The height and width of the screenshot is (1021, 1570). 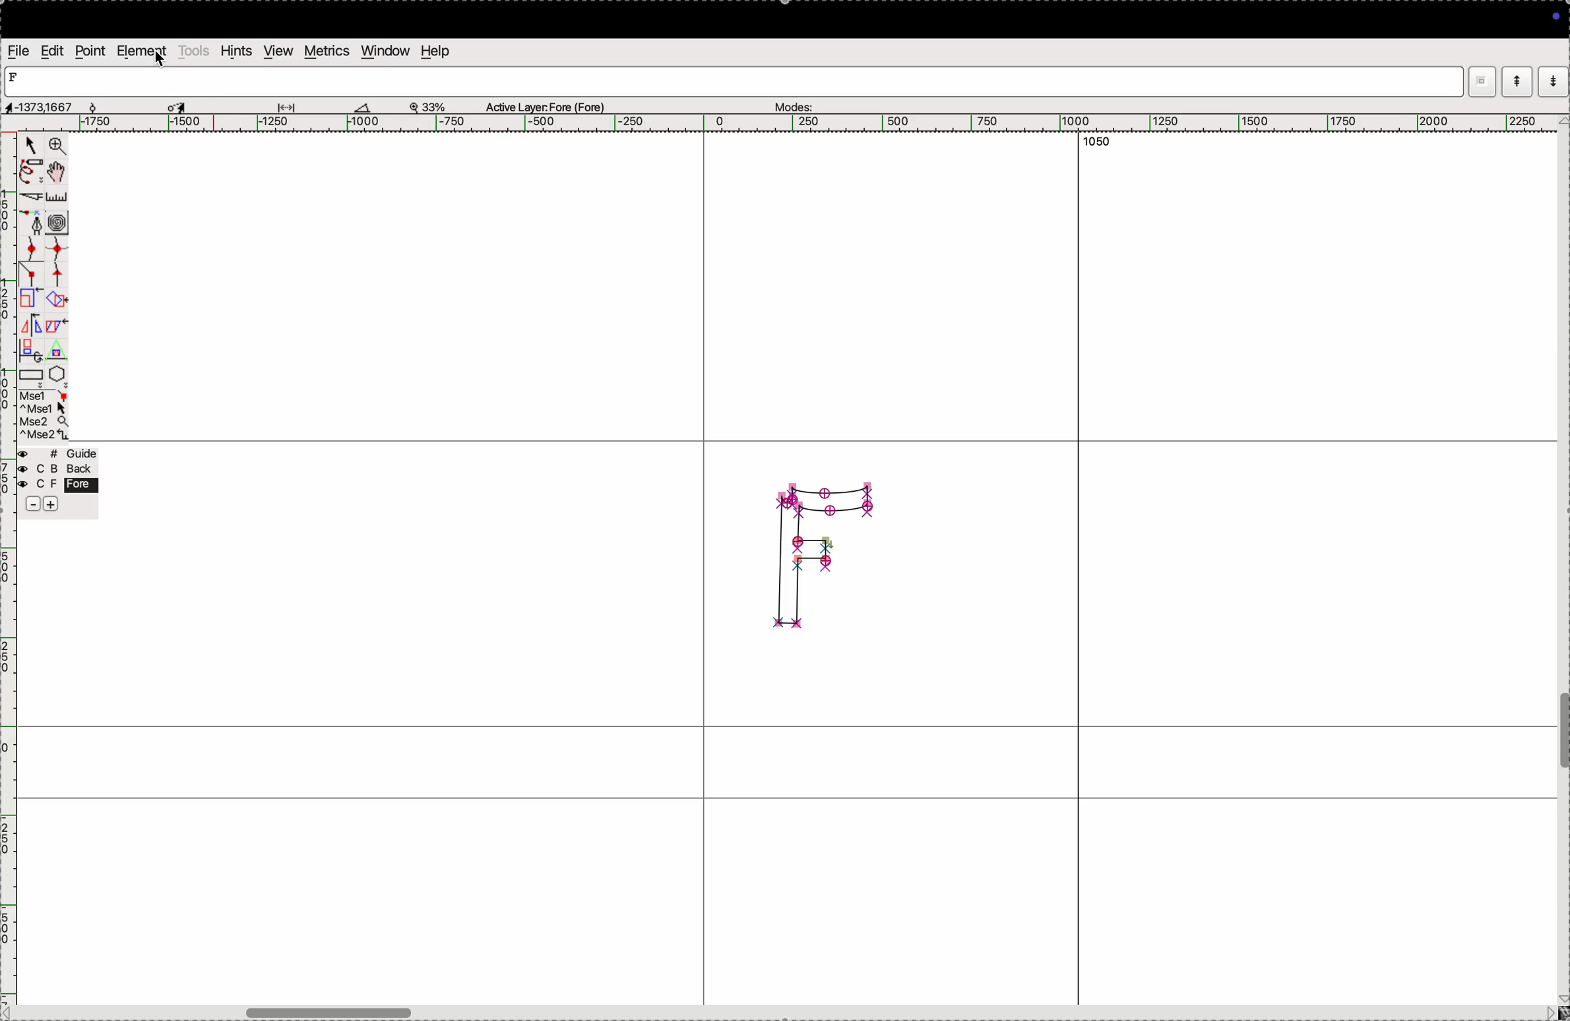 I want to click on Active layer, so click(x=546, y=105).